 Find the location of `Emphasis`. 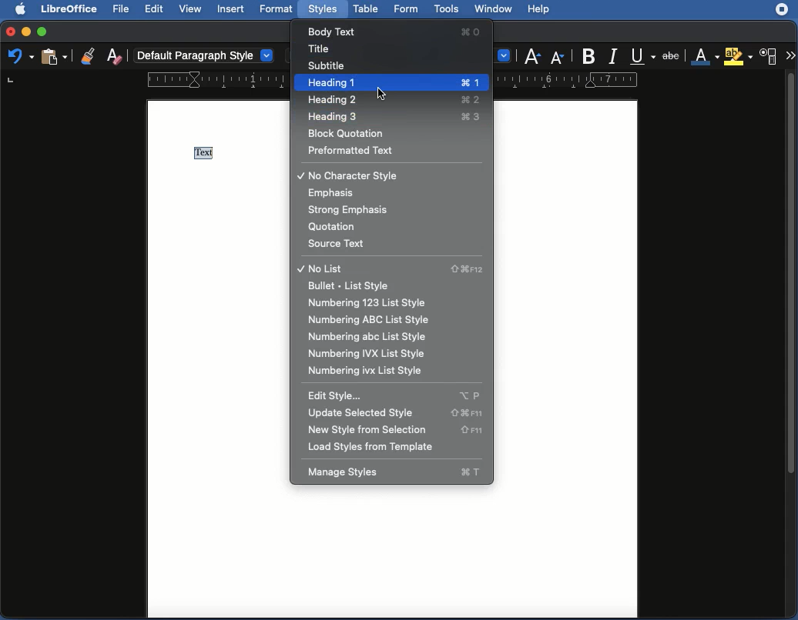

Emphasis is located at coordinates (334, 192).